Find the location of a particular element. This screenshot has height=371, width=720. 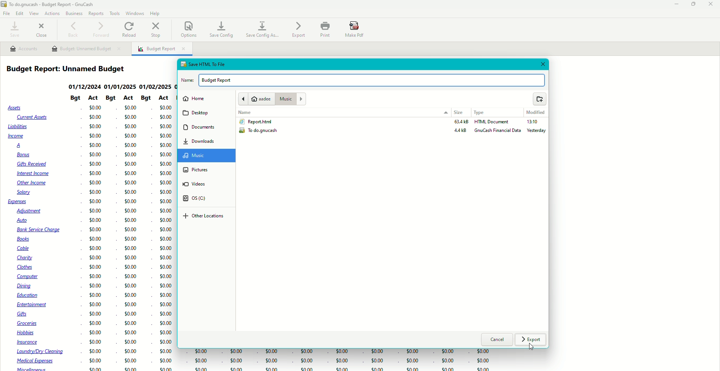

Music is located at coordinates (290, 99).